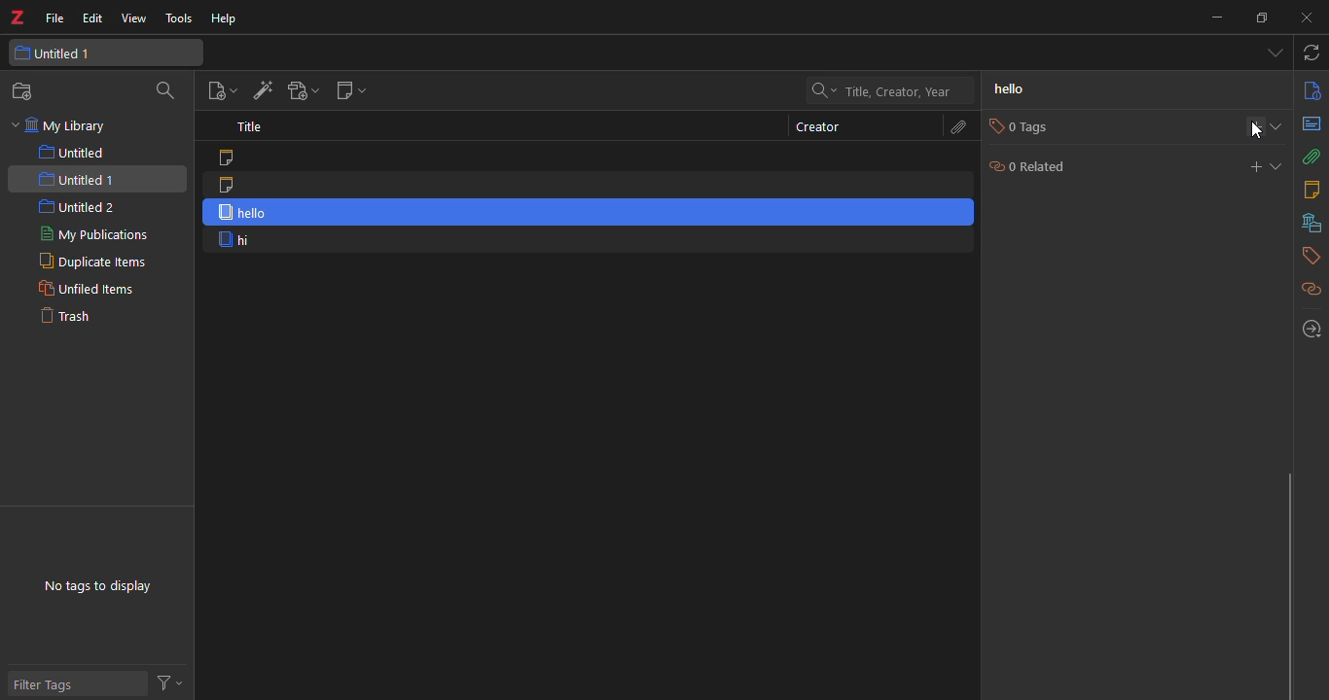  I want to click on info, so click(1310, 91).